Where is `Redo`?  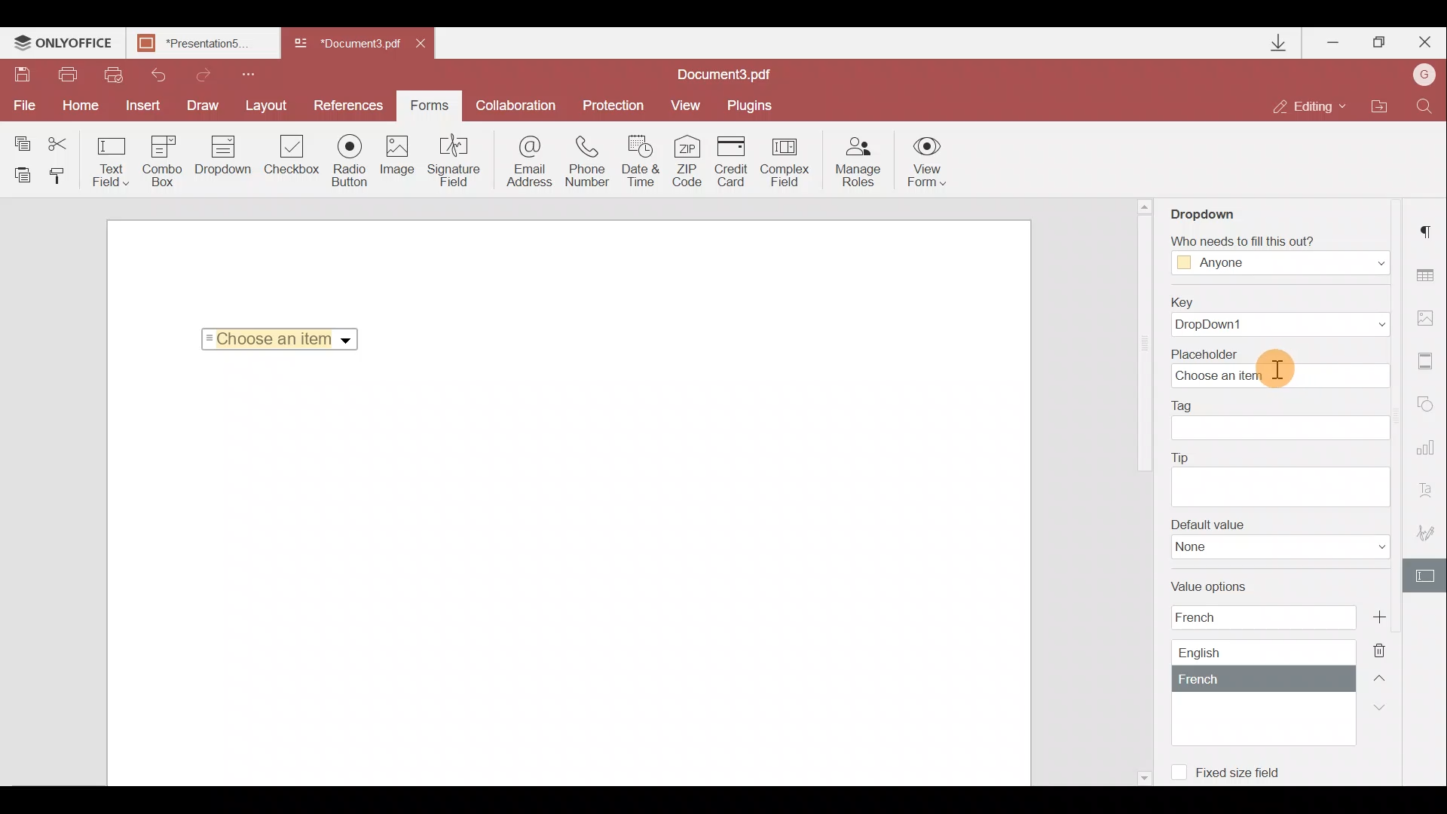 Redo is located at coordinates (196, 72).